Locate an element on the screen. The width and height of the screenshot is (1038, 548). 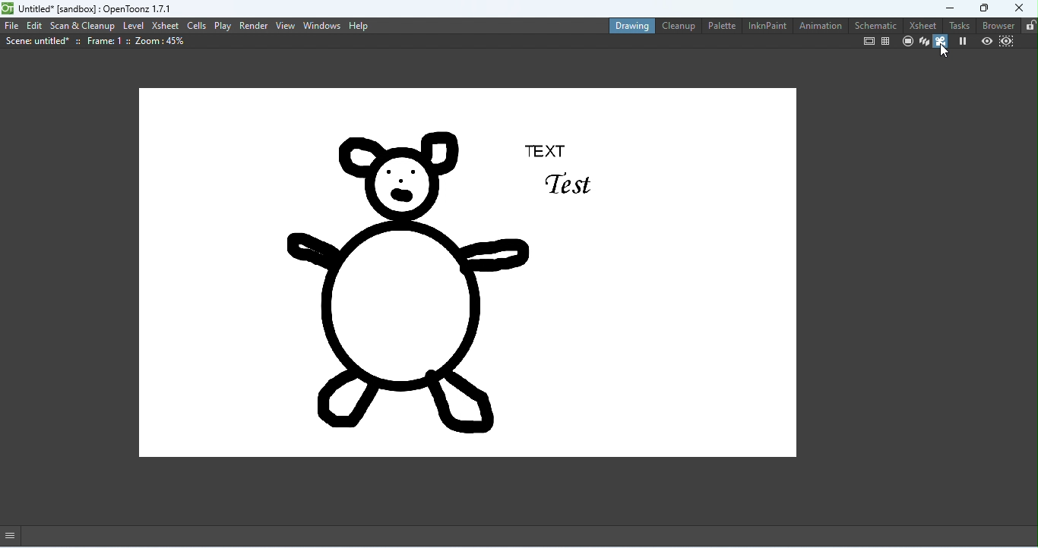
minimize is located at coordinates (939, 8).